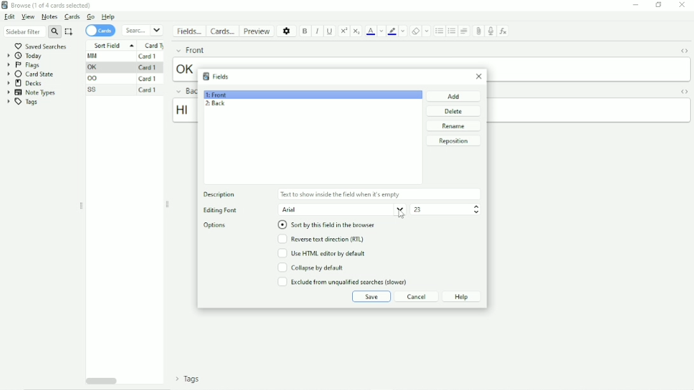 The width and height of the screenshot is (694, 390). Describe the element at coordinates (185, 380) in the screenshot. I see `Tags` at that location.